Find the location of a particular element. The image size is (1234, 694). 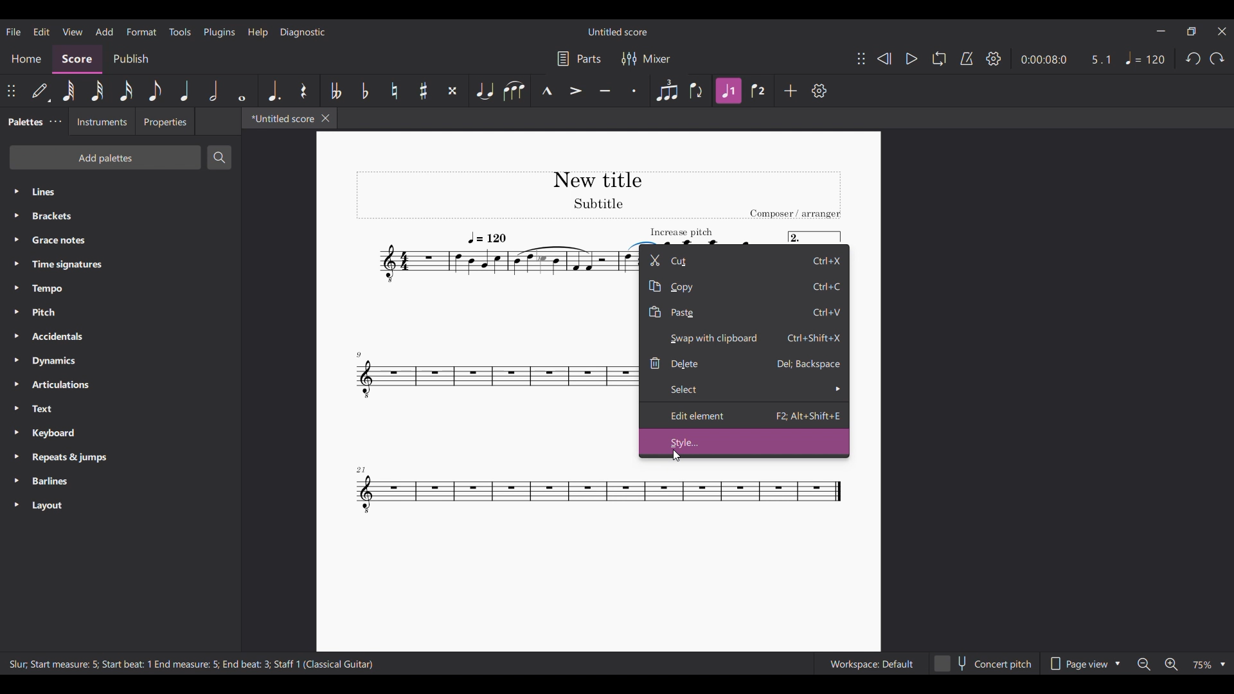

Plugins menu is located at coordinates (220, 33).